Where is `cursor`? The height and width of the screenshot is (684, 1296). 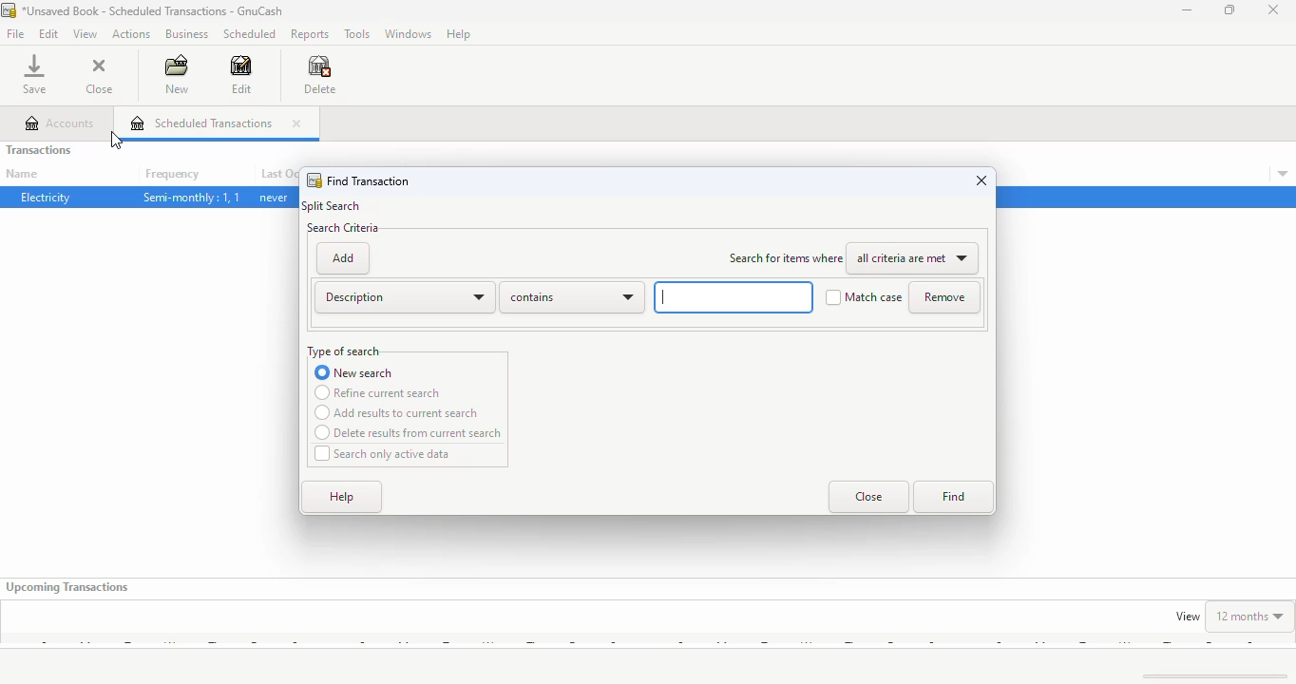
cursor is located at coordinates (114, 142).